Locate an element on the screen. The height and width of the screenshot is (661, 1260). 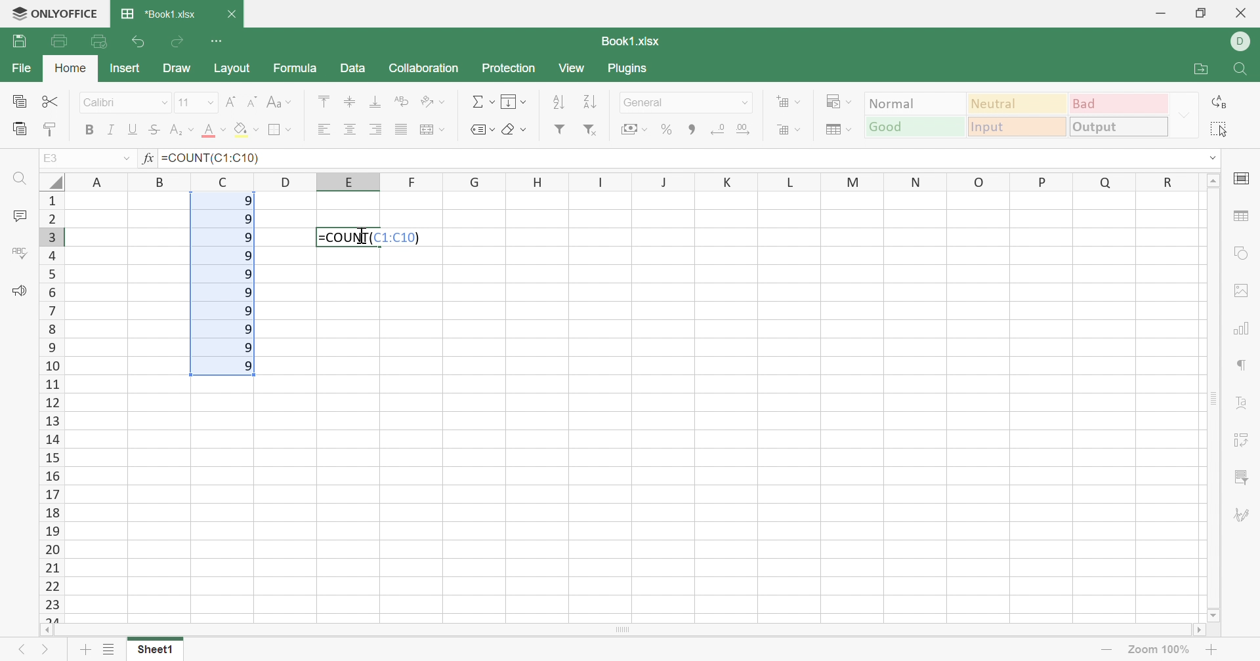
Conditional formatting is located at coordinates (838, 100).